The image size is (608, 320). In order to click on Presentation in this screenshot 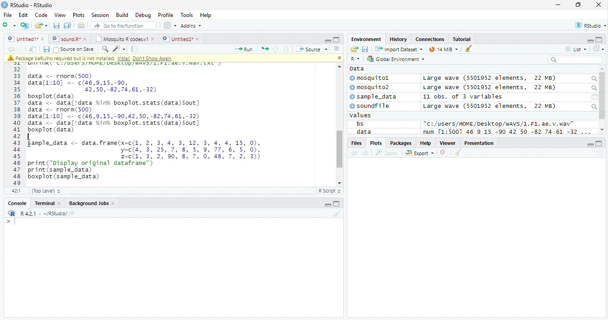, I will do `click(479, 143)`.